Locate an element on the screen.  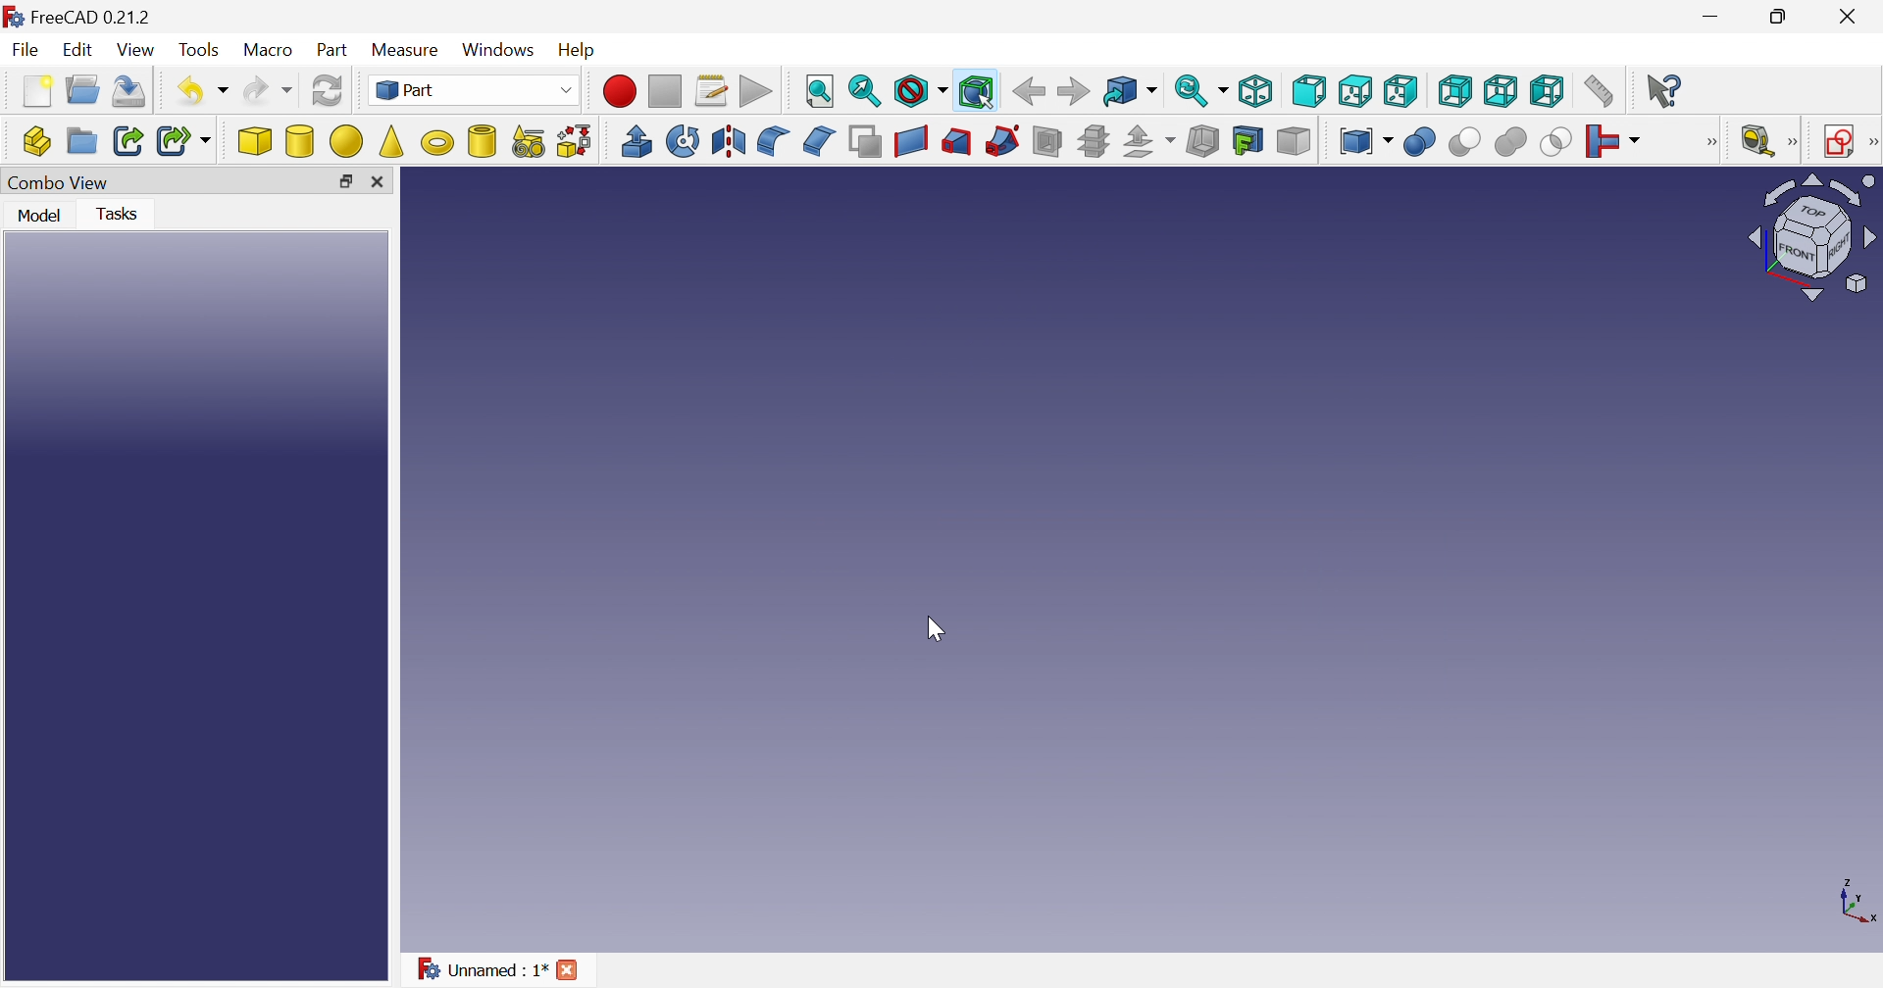
Thickness... is located at coordinates (1202, 141).